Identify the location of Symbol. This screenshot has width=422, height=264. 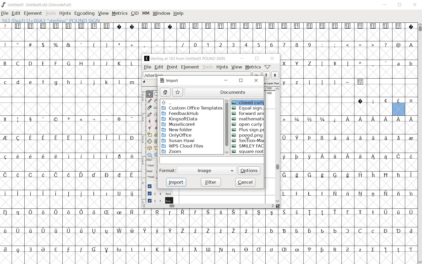
(373, 138).